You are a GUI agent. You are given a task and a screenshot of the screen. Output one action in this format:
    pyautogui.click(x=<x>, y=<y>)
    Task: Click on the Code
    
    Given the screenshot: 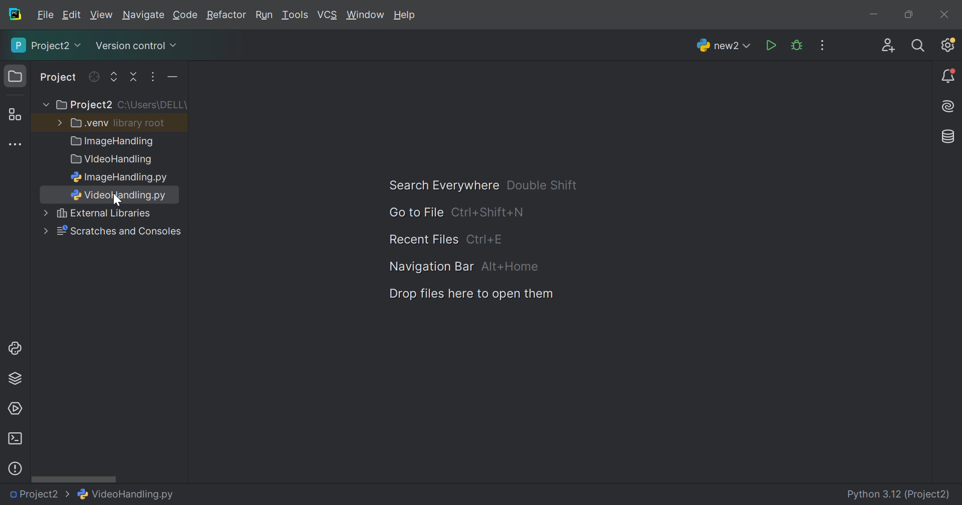 What is the action you would take?
    pyautogui.click(x=187, y=16)
    